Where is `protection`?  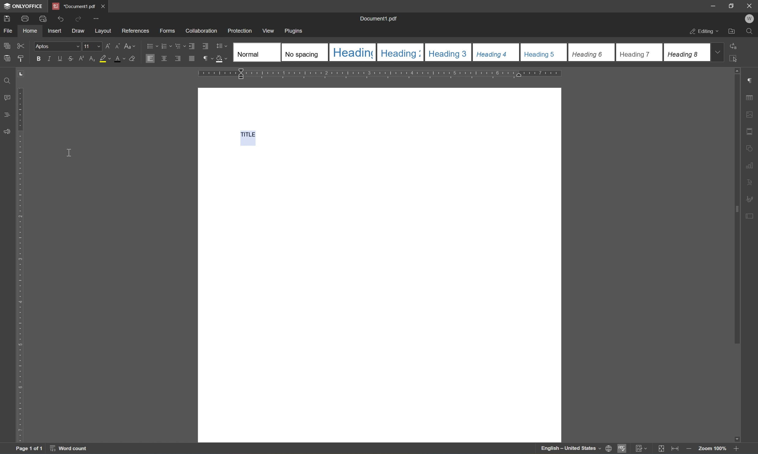
protection is located at coordinates (240, 31).